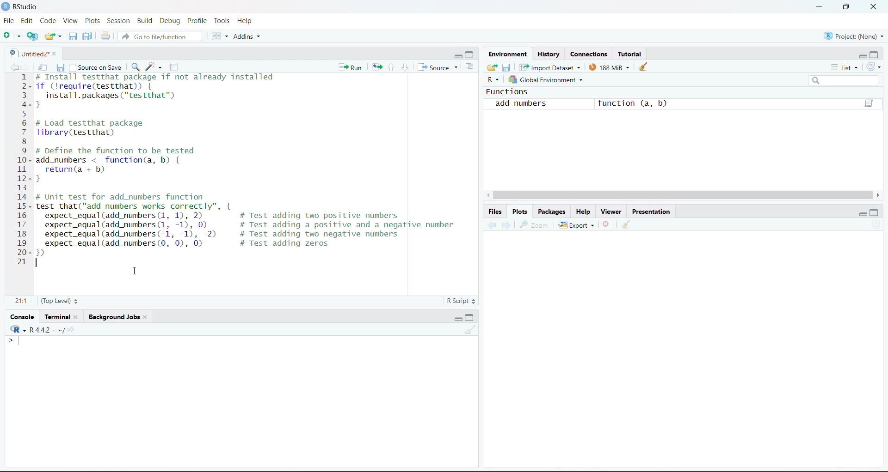  I want to click on (Top Level), so click(58, 300).